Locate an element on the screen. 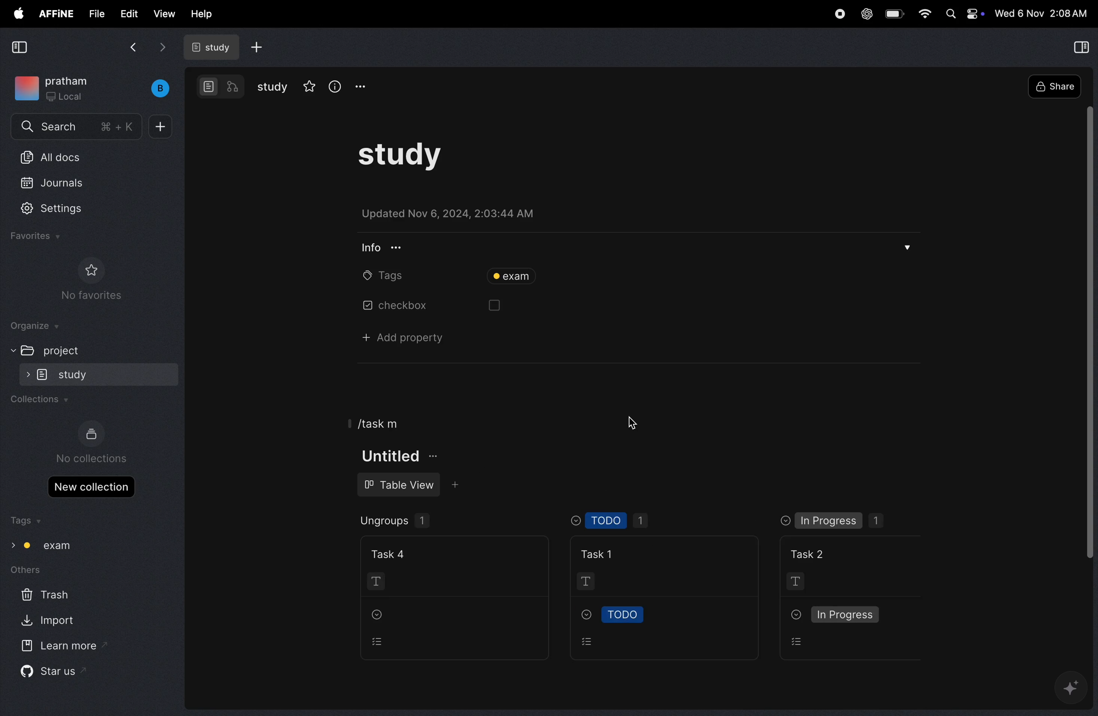  tag exam is located at coordinates (48, 546).